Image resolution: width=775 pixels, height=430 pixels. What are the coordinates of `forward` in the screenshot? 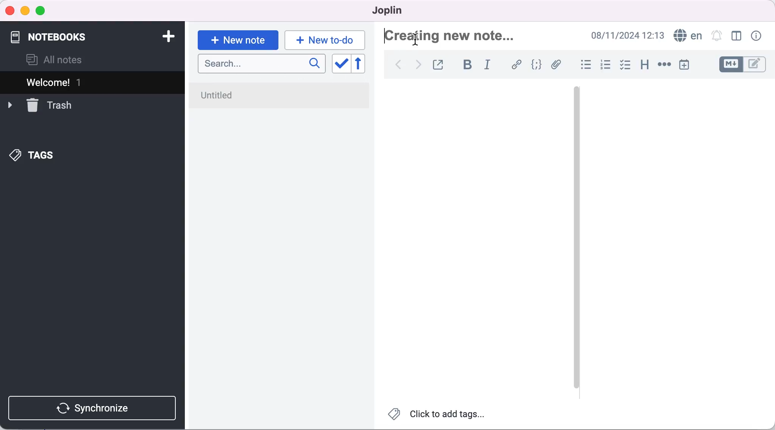 It's located at (417, 67).